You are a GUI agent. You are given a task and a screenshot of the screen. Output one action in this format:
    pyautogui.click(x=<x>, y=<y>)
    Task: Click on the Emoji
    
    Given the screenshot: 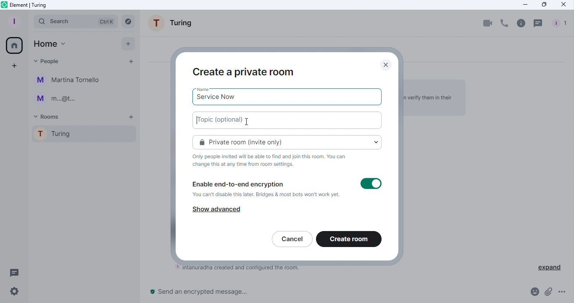 What is the action you would take?
    pyautogui.click(x=533, y=293)
    